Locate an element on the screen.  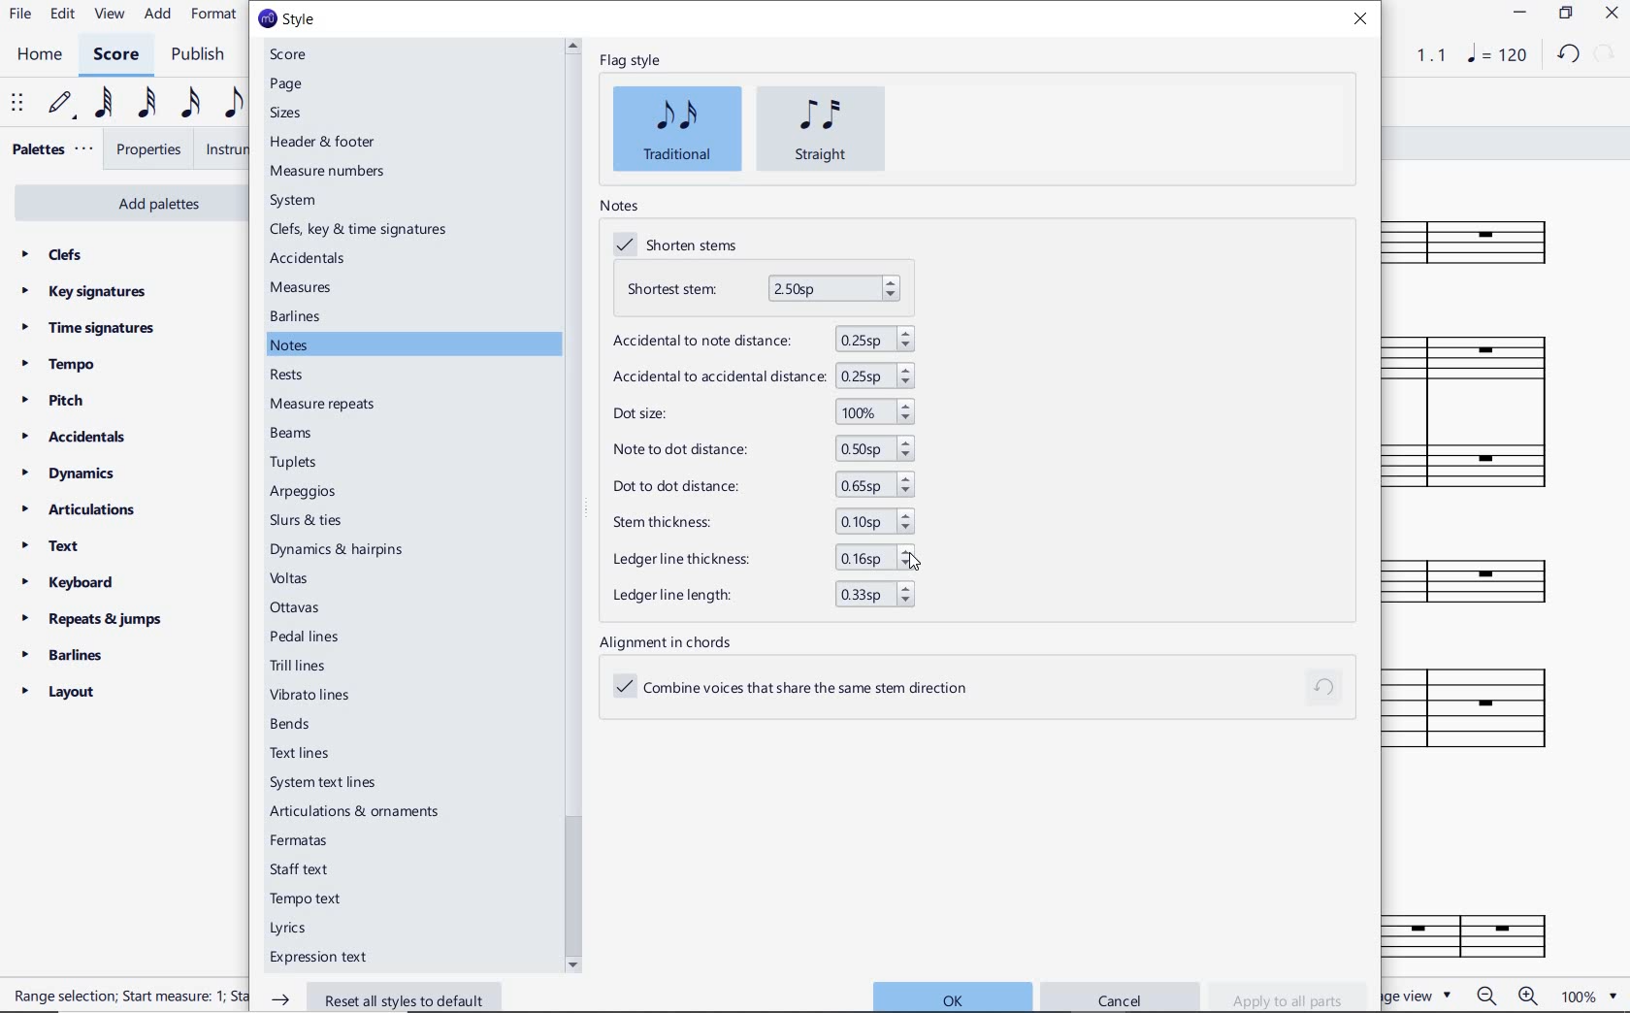
default (step time) is located at coordinates (62, 107).